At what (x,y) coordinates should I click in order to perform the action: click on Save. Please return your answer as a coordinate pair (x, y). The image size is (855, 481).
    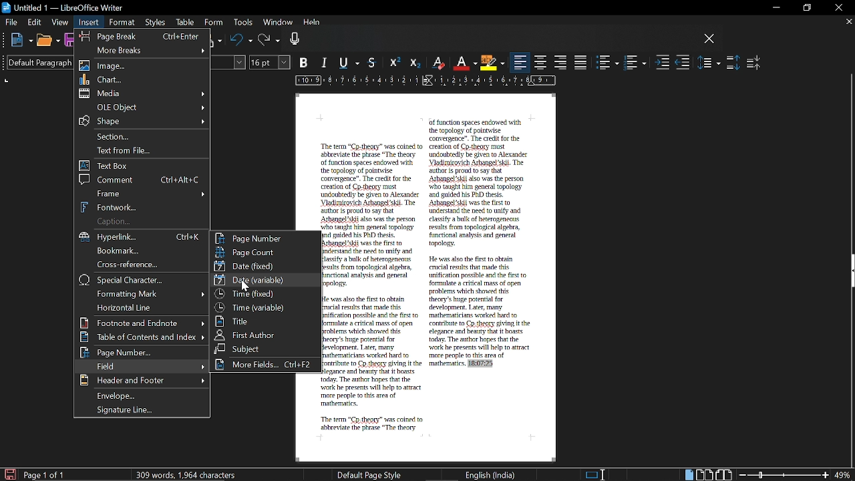
    Looking at the image, I should click on (9, 474).